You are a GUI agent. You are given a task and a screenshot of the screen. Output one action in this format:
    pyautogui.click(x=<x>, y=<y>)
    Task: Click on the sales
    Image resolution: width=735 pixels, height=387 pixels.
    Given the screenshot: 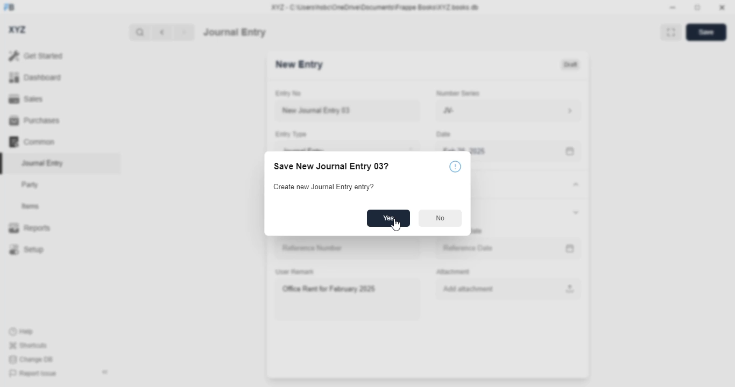 What is the action you would take?
    pyautogui.click(x=27, y=99)
    